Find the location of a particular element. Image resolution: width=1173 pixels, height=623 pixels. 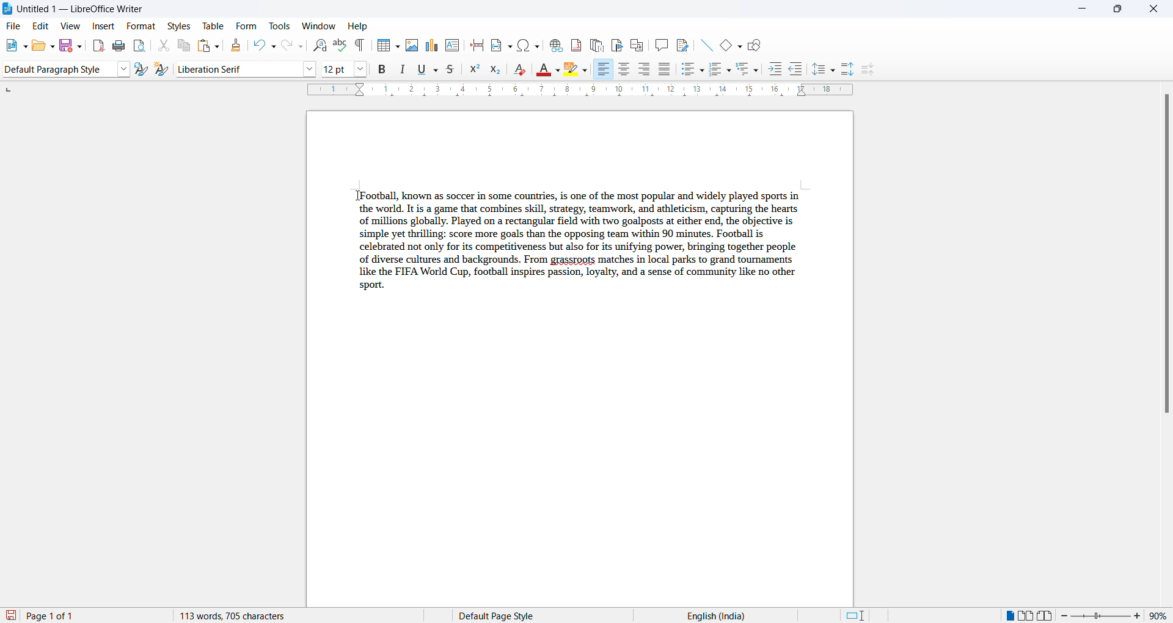

line spacing option dropdown is located at coordinates (833, 70).